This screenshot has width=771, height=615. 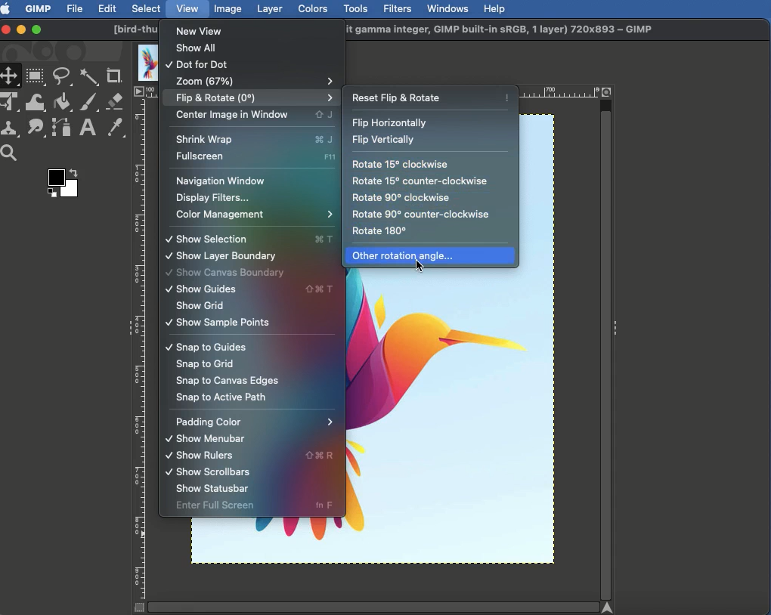 I want to click on Snap to canvas edges, so click(x=226, y=382).